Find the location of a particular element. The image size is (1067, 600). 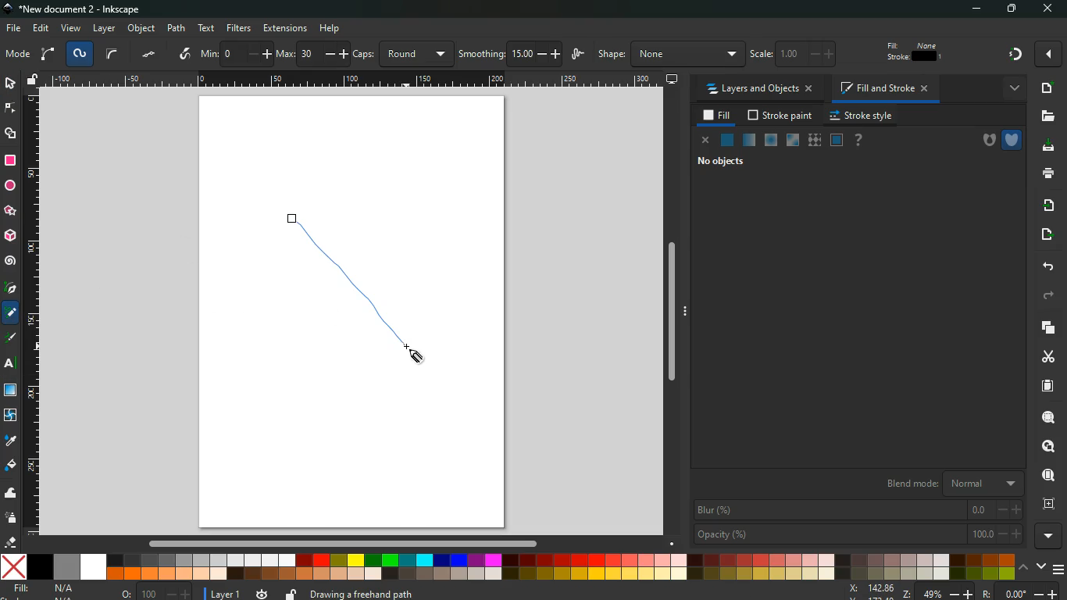

more is located at coordinates (1015, 91).